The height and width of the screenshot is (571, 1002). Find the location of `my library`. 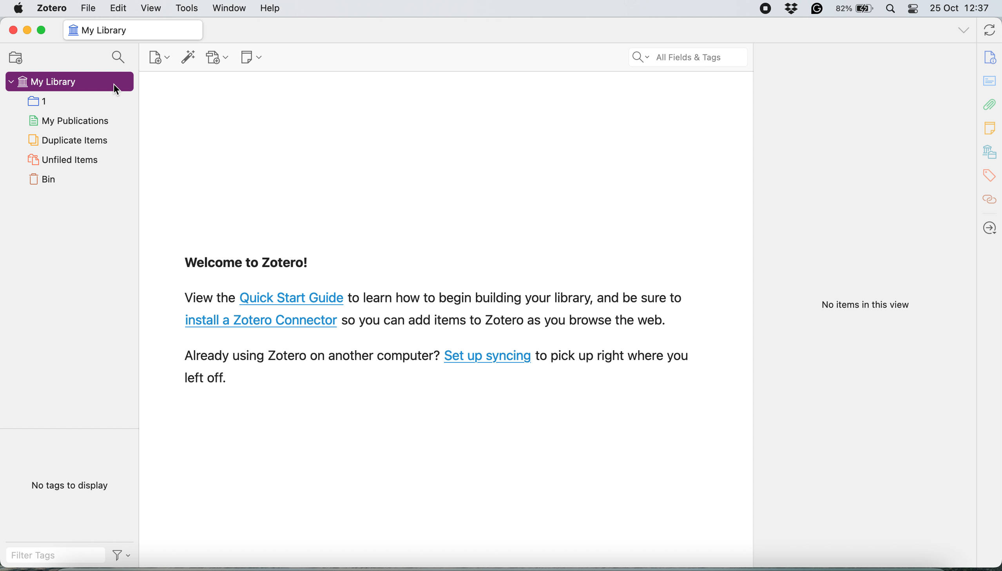

my library is located at coordinates (43, 82).